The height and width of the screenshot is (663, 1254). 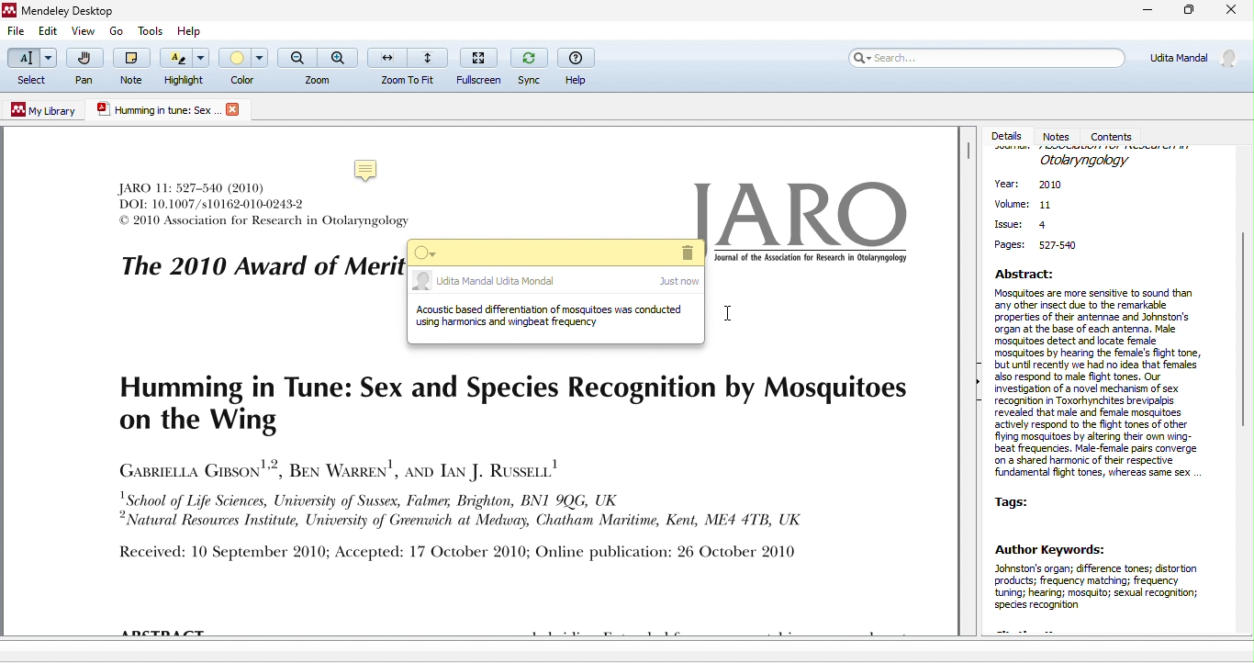 I want to click on note, so click(x=129, y=65).